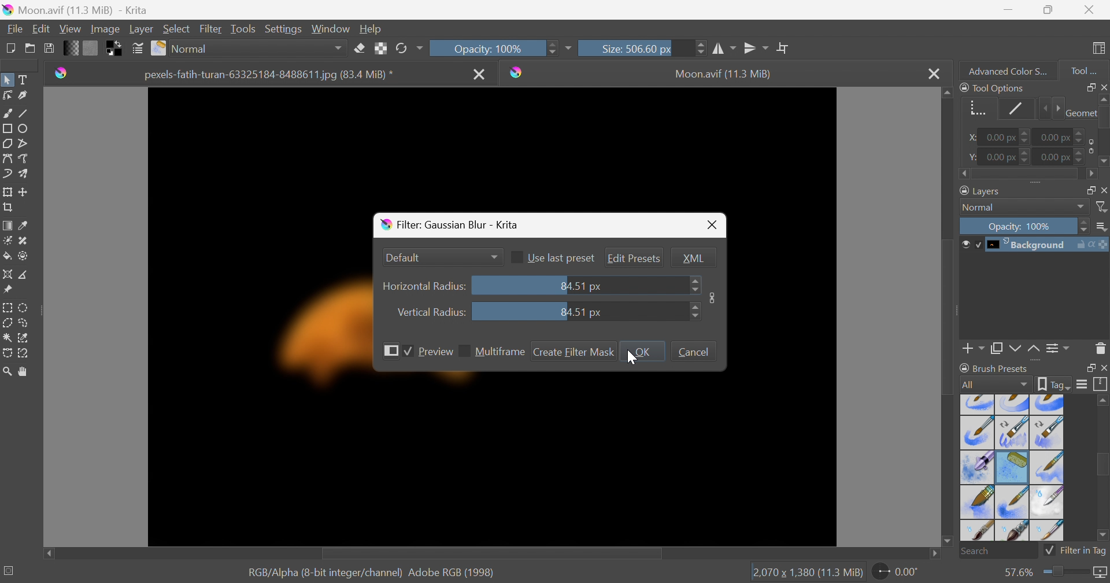 The width and height of the screenshot is (1110, 583). What do you see at coordinates (7, 95) in the screenshot?
I see `Edit shapes tool` at bounding box center [7, 95].